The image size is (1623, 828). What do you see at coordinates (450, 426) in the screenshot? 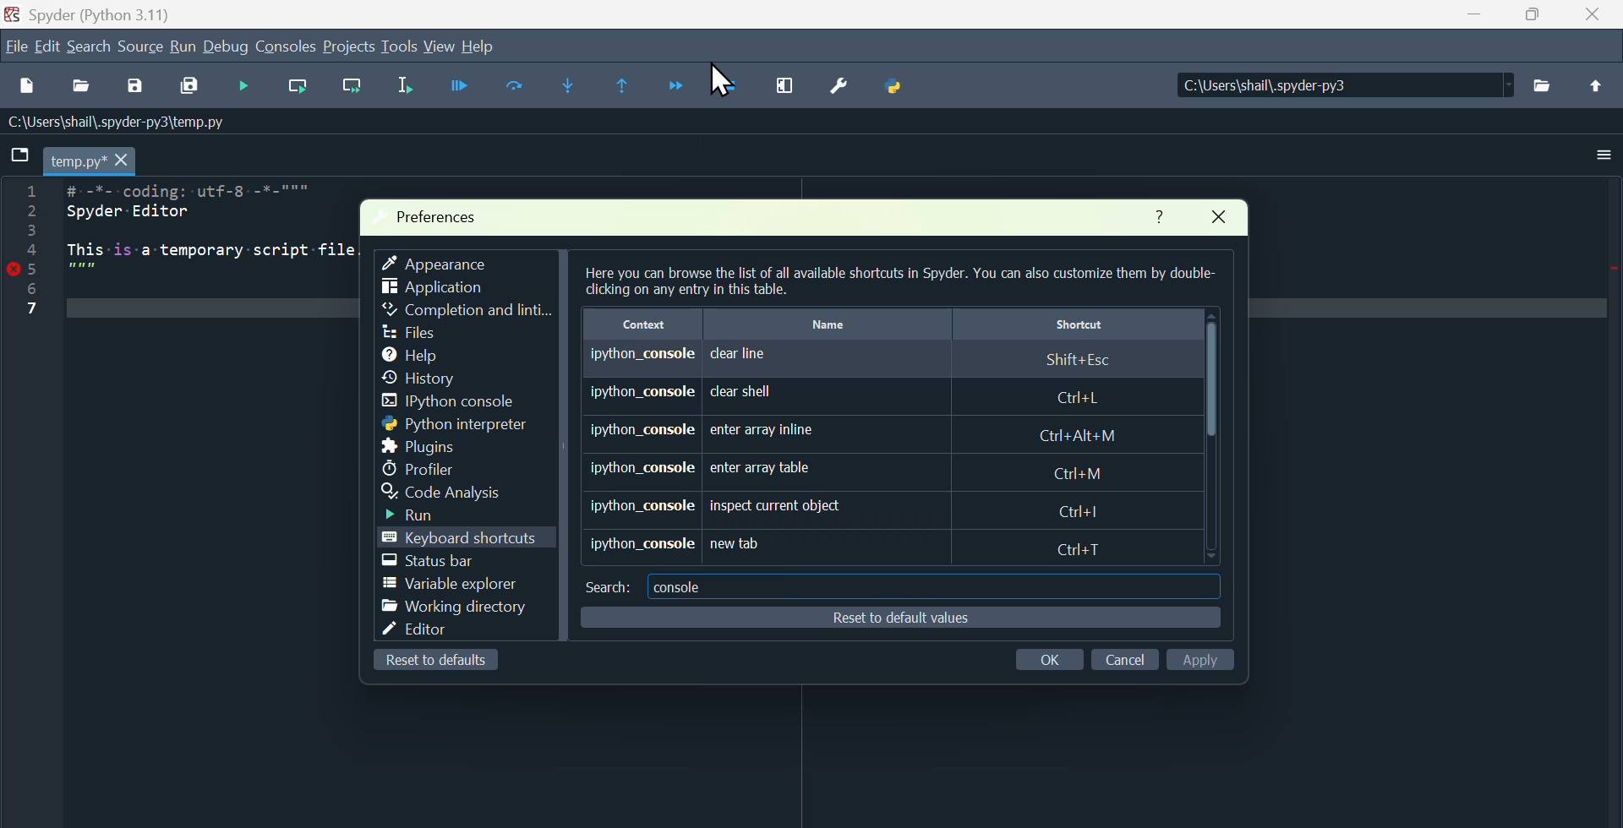
I see `Python interpreter` at bounding box center [450, 426].